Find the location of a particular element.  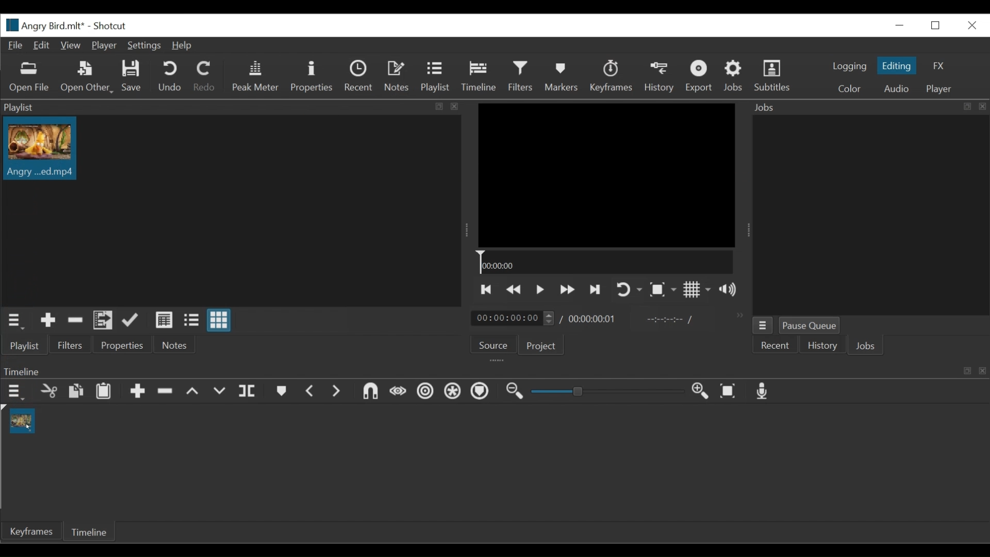

Timeline is located at coordinates (478, 76).